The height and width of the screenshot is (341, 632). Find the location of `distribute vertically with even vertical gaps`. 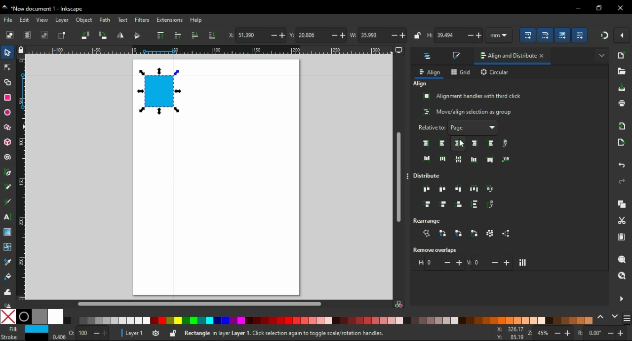

distribute vertically with even vertical gaps is located at coordinates (475, 205).